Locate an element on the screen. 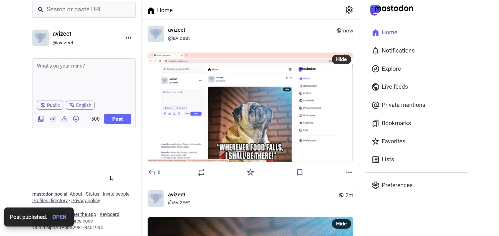 This screenshot has height=236, width=499. setting is located at coordinates (349, 11).